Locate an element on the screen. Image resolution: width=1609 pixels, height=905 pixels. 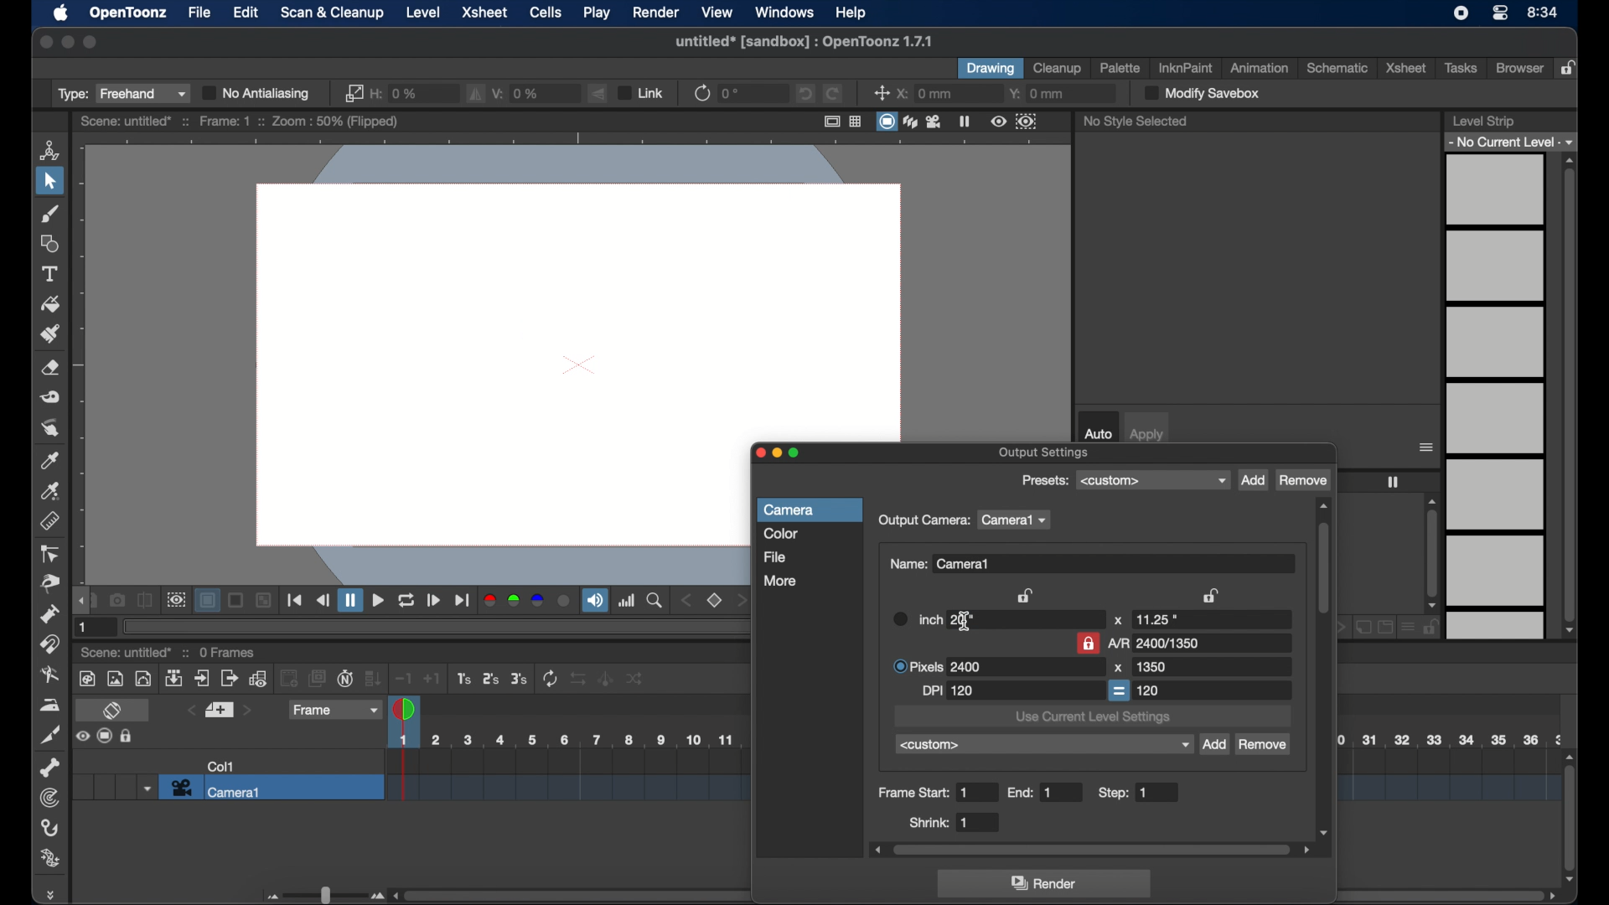
play is located at coordinates (598, 13).